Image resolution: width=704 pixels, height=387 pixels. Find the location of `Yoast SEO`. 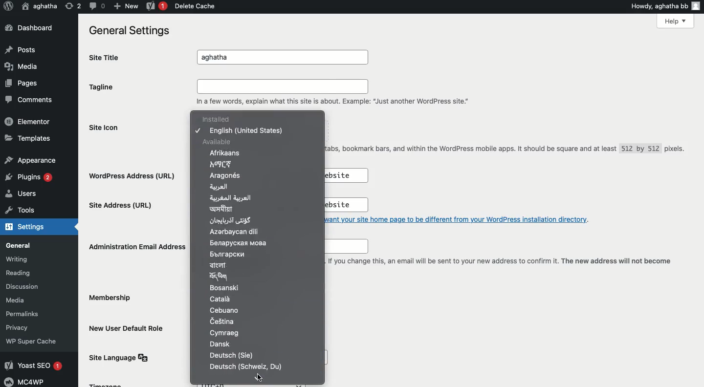

Yoast SEO is located at coordinates (35, 366).